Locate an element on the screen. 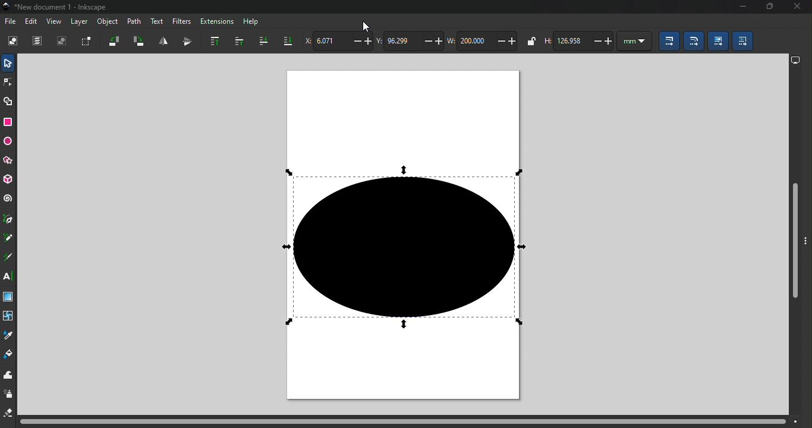 This screenshot has height=428, width=812. when locked, change width and height by same proportion is located at coordinates (530, 41).